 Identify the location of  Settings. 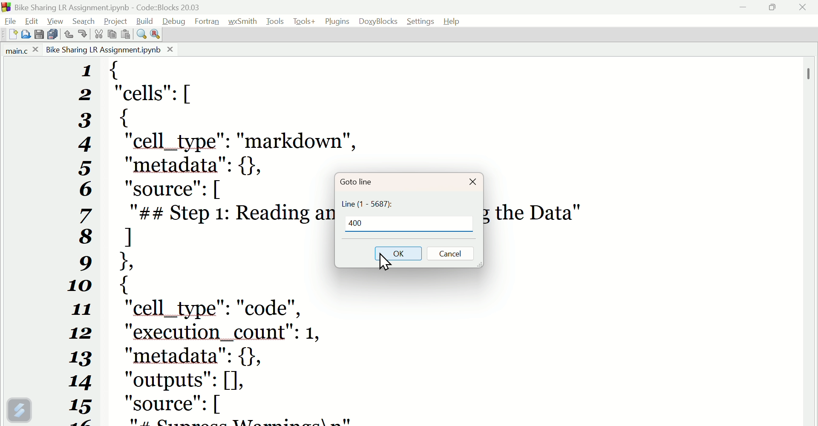
(422, 22).